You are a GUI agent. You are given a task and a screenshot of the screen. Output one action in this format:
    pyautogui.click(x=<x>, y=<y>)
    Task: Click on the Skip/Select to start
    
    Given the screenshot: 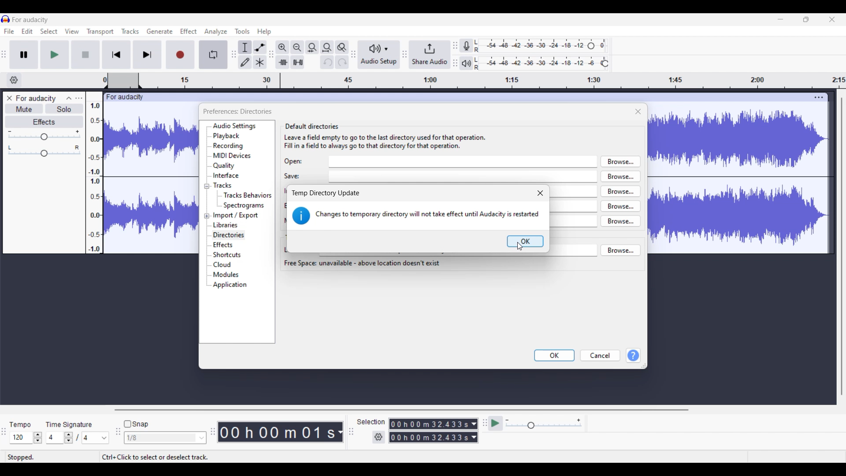 What is the action you would take?
    pyautogui.click(x=116, y=55)
    